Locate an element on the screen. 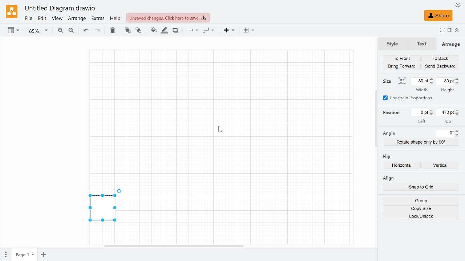 The width and height of the screenshot is (465, 261). Send backwards is located at coordinates (440, 66).